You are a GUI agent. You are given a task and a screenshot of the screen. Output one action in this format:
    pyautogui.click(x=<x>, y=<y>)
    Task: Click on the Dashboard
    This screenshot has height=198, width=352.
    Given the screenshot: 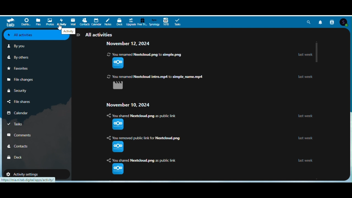 What is the action you would take?
    pyautogui.click(x=25, y=23)
    